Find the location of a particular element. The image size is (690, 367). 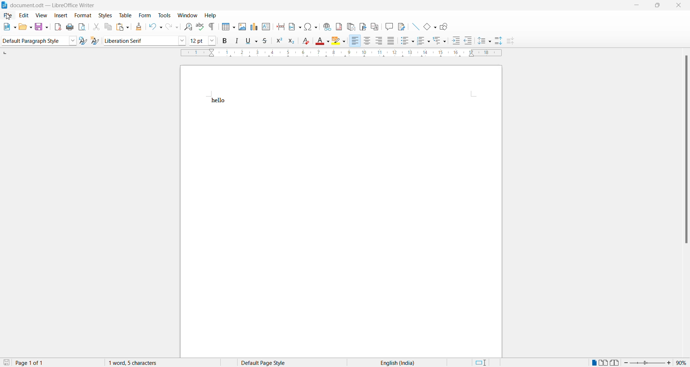

Toggle order list is located at coordinates (423, 41).